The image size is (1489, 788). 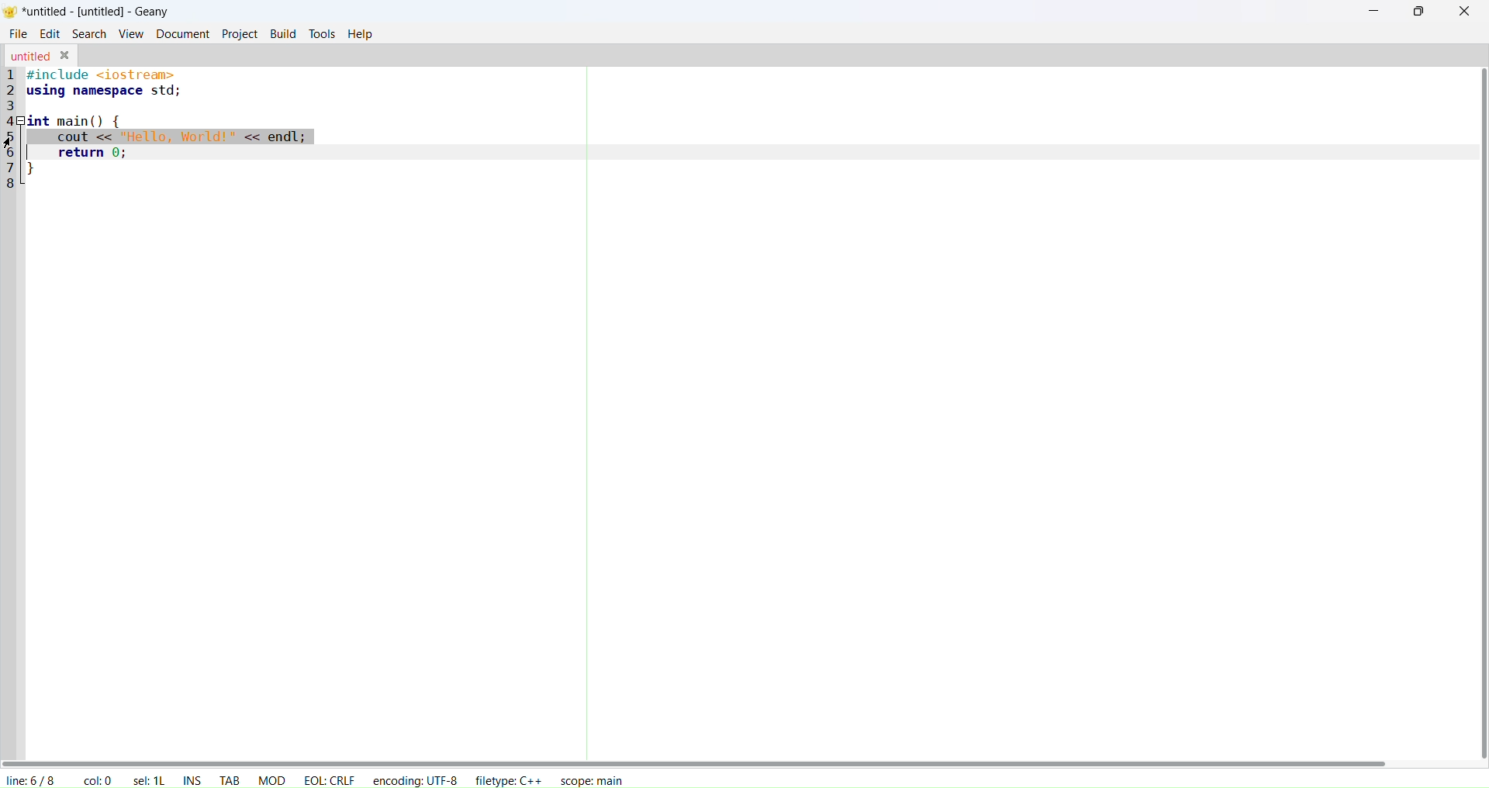 What do you see at coordinates (29, 56) in the screenshot?
I see `untitled` at bounding box center [29, 56].